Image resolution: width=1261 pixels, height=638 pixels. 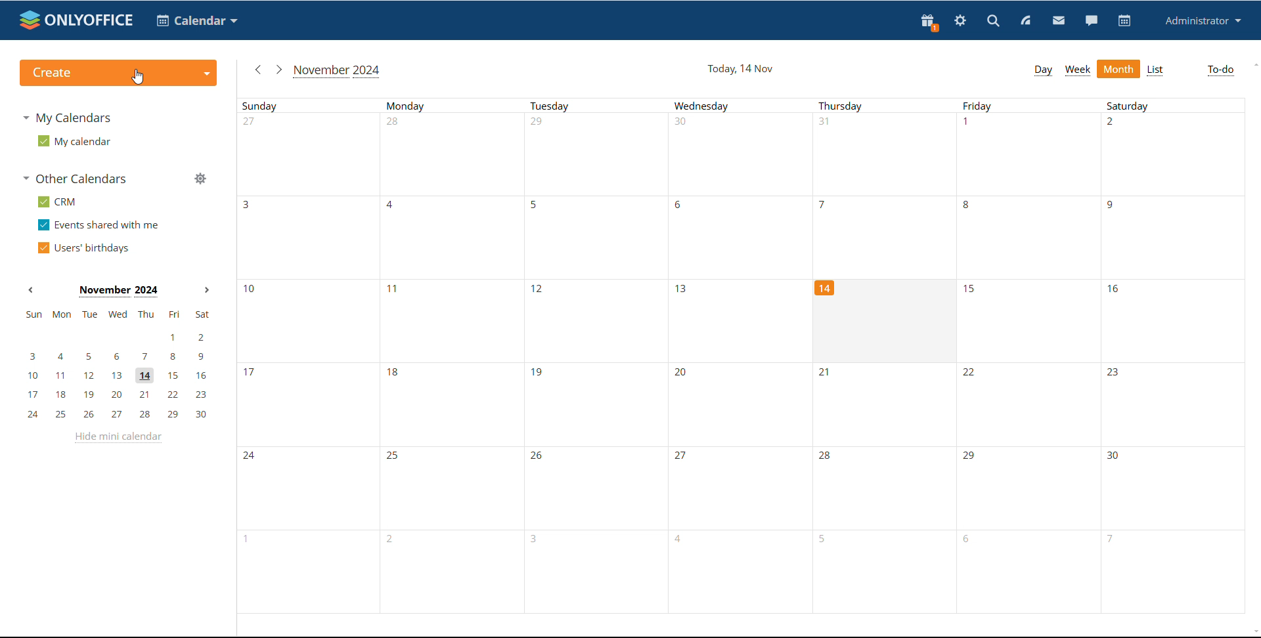 What do you see at coordinates (747, 156) in the screenshot?
I see `Different dates of the month` at bounding box center [747, 156].